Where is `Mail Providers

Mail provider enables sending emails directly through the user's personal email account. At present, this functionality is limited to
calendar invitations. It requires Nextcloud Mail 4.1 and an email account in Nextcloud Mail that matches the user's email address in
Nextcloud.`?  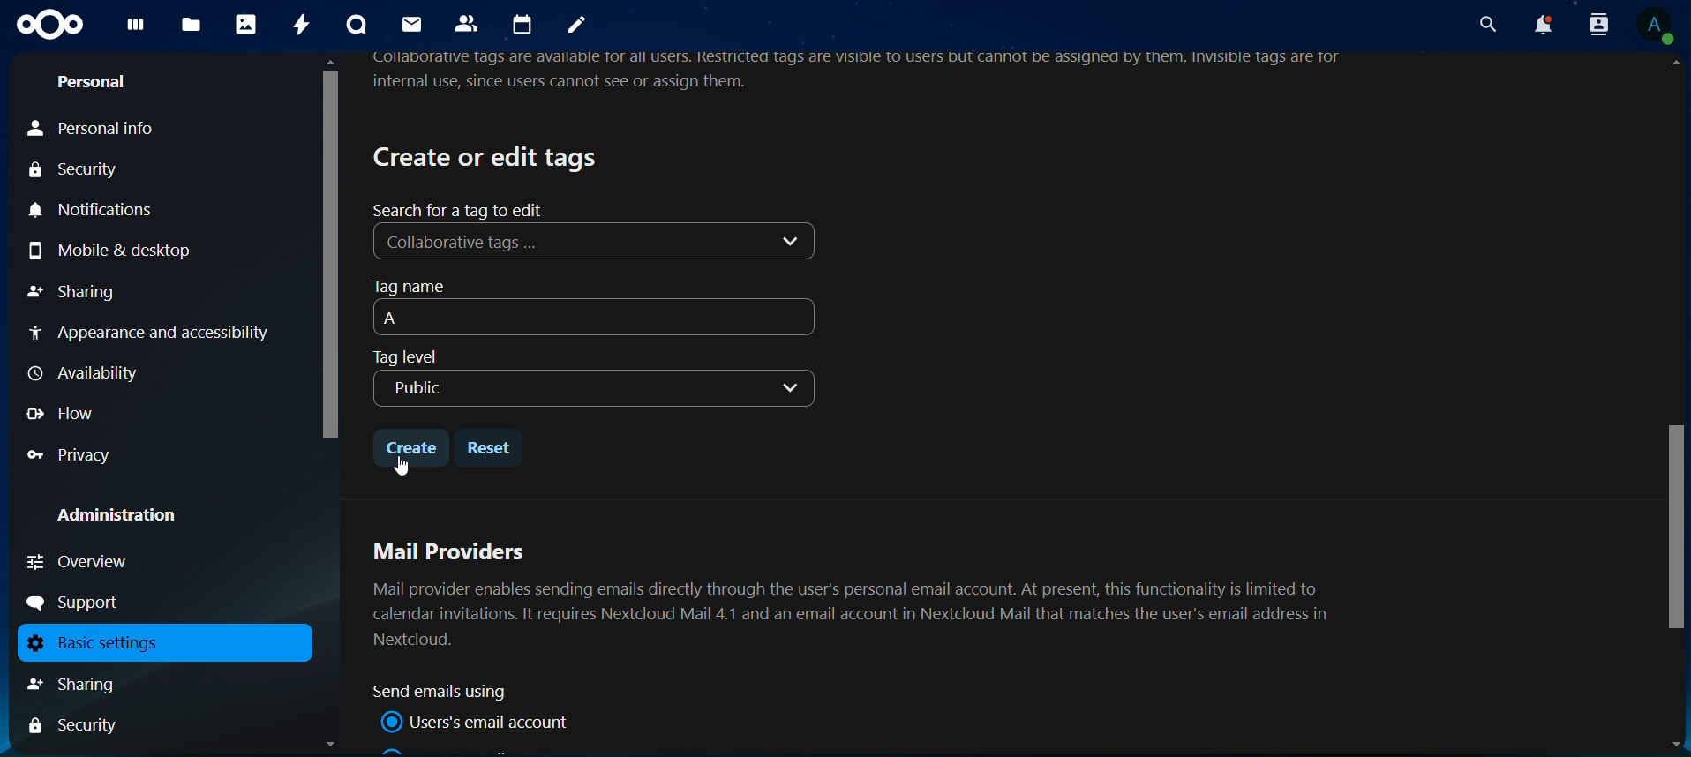 Mail Providers

Mail provider enables sending emails directly through the user's personal email account. At present, this functionality is limited to
calendar invitations. It requires Nextcloud Mail 4.1 and an email account in Nextcloud Mail that matches the user's email address in
Nextcloud. is located at coordinates (858, 592).